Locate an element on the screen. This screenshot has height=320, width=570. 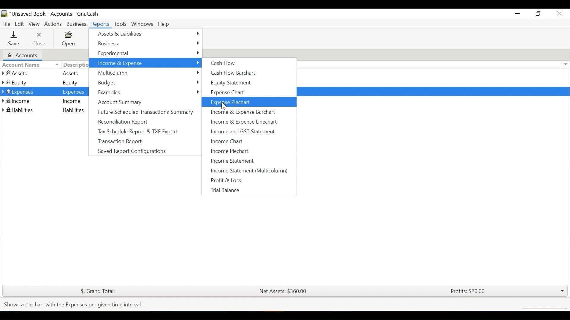
Income & Expenses is located at coordinates (145, 63).